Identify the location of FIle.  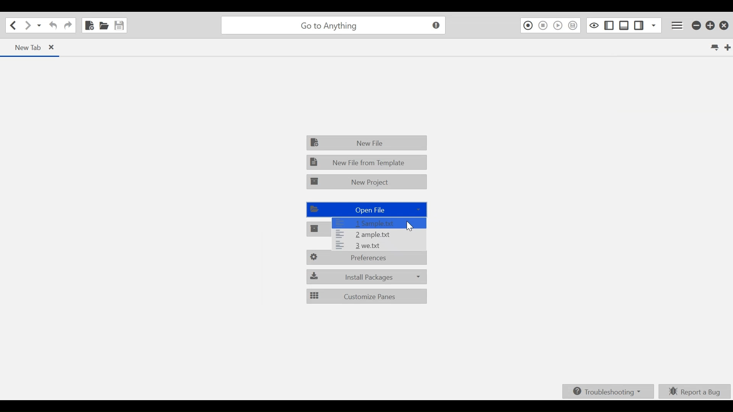
(380, 222).